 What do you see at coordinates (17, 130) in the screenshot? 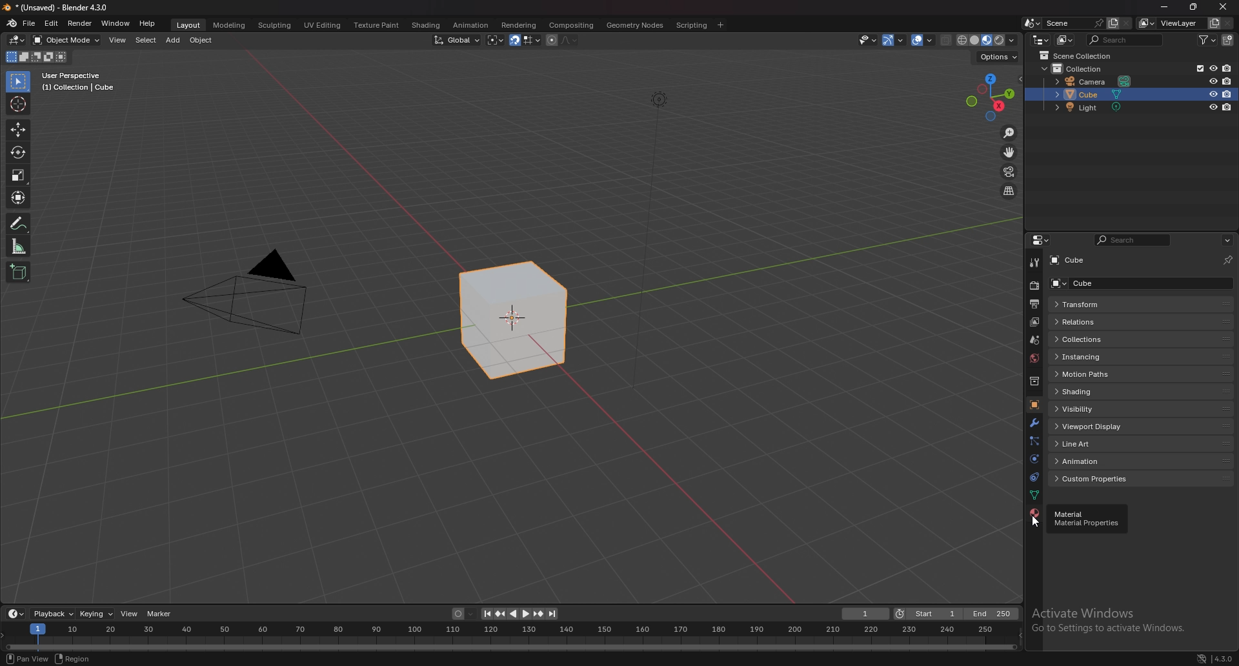
I see `move` at bounding box center [17, 130].